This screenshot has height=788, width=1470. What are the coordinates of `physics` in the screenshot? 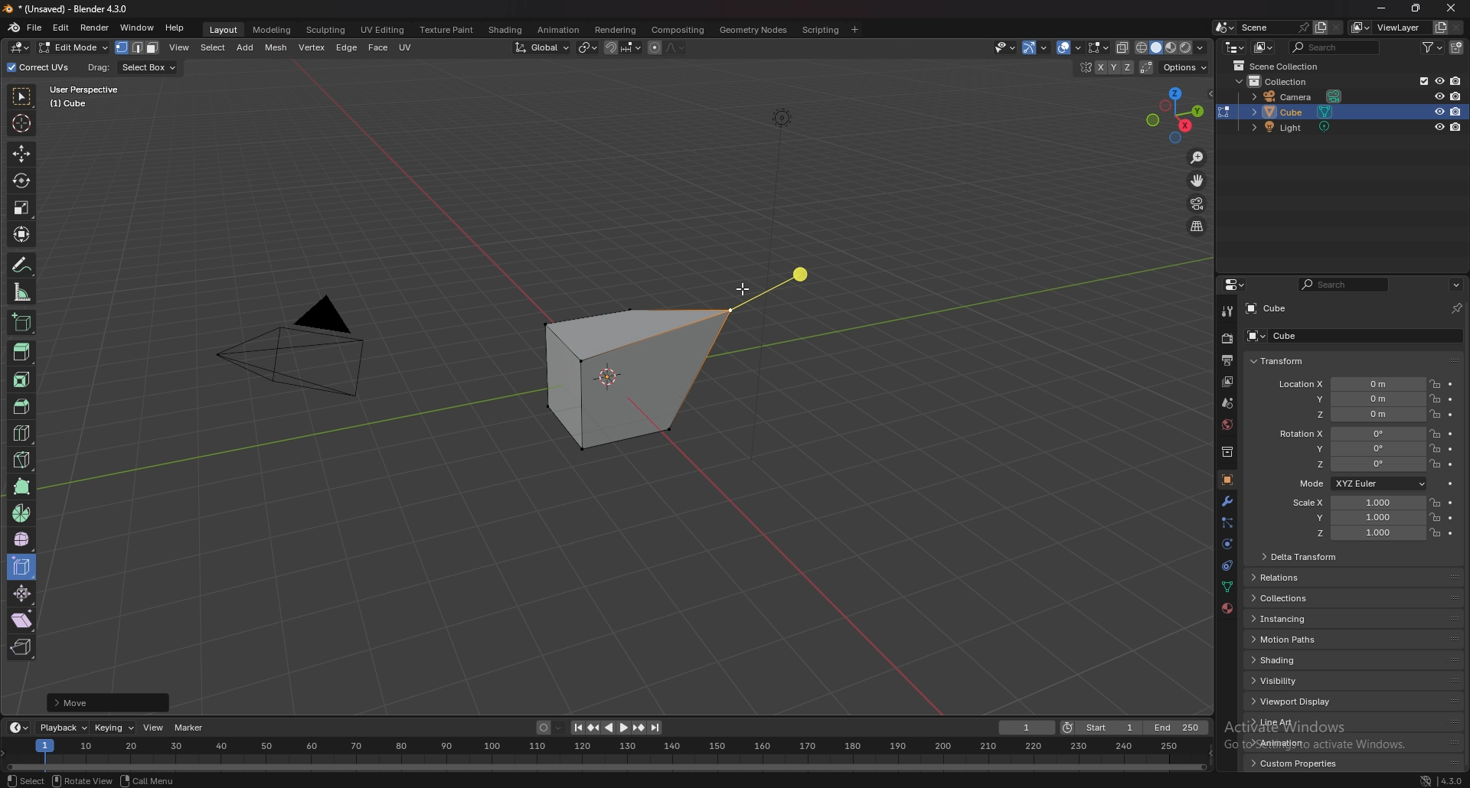 It's located at (1227, 545).